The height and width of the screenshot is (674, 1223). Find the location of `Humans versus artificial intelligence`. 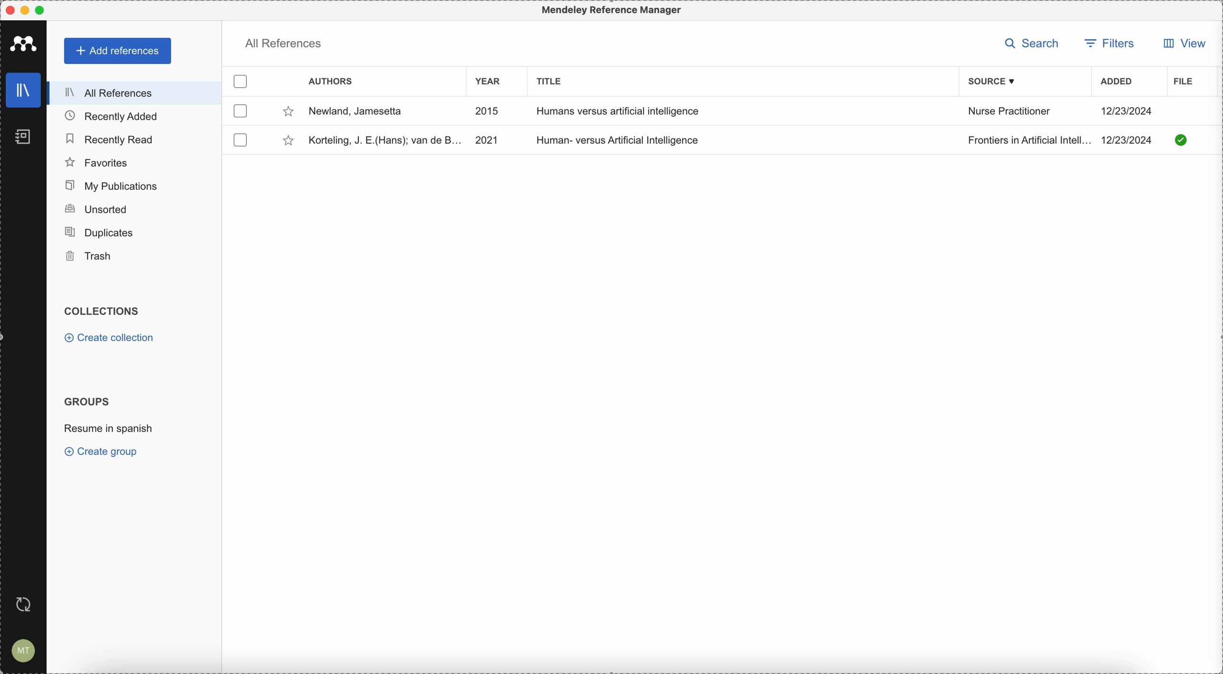

Humans versus artificial intelligence is located at coordinates (616, 111).